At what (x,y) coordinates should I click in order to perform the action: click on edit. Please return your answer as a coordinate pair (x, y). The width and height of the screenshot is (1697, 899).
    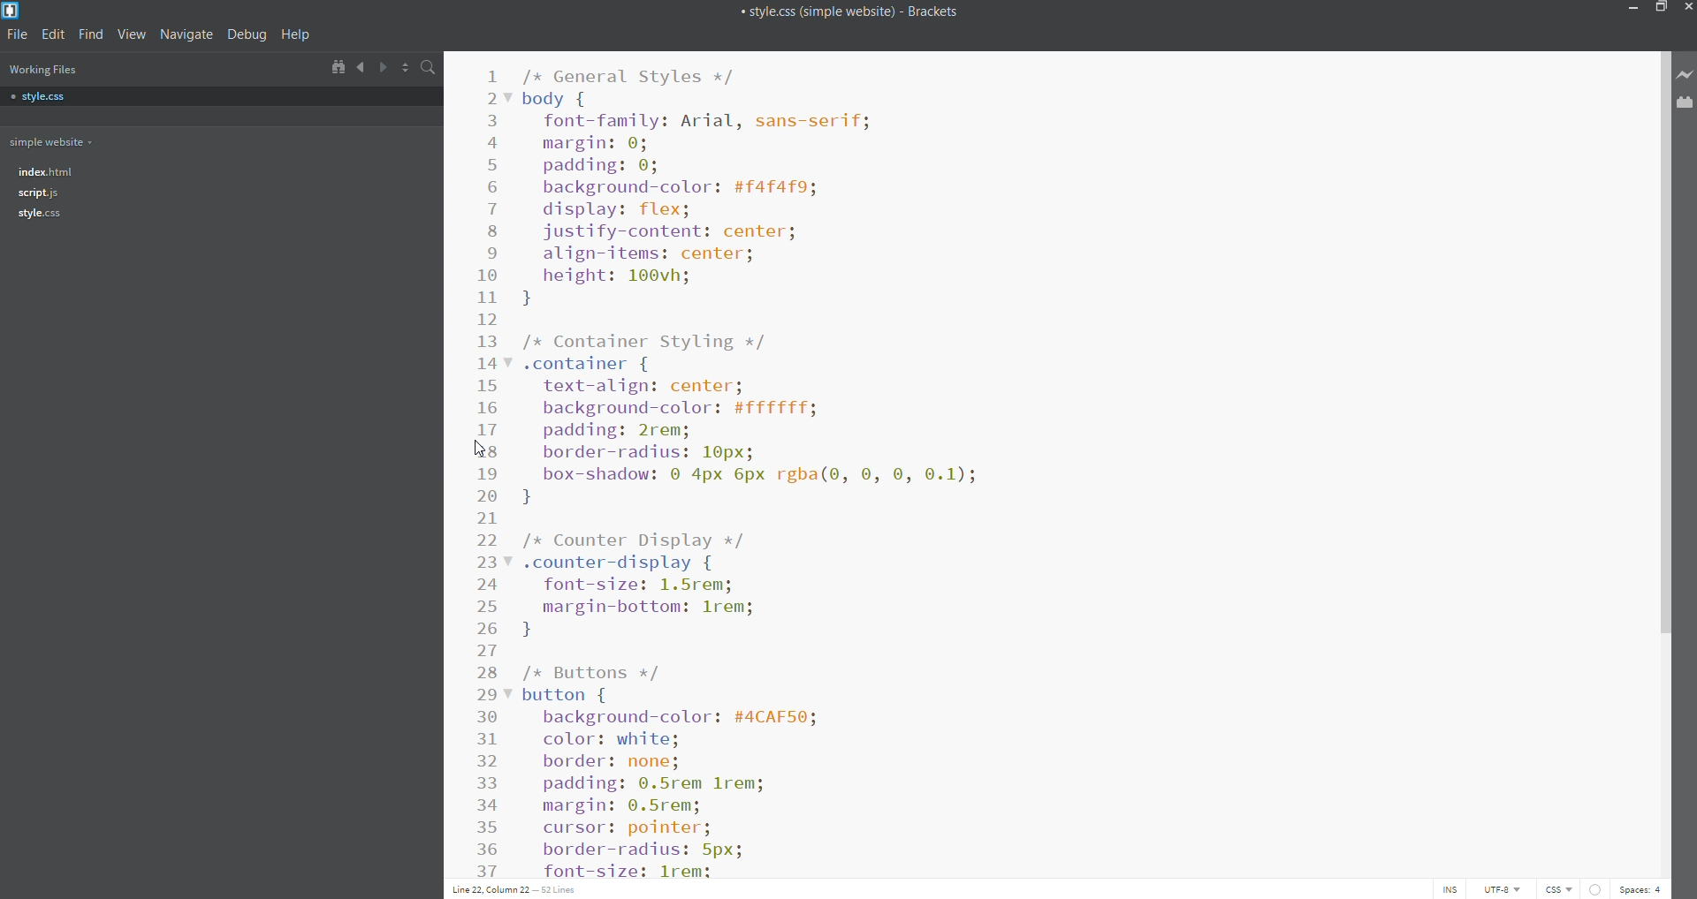
    Looking at the image, I should click on (54, 34).